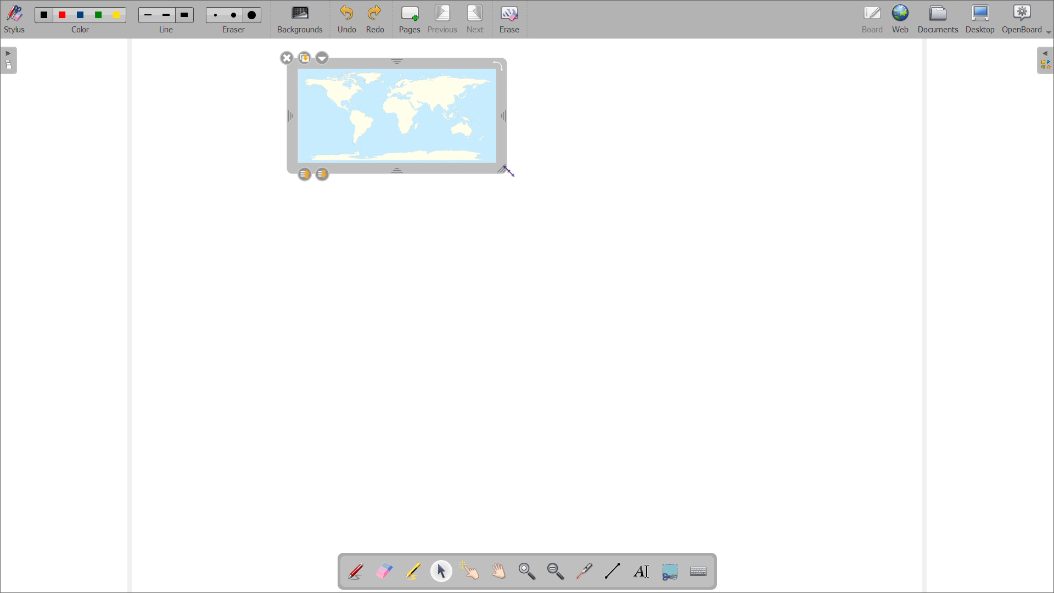  Describe the element at coordinates (502, 168) in the screenshot. I see `resize` at that location.